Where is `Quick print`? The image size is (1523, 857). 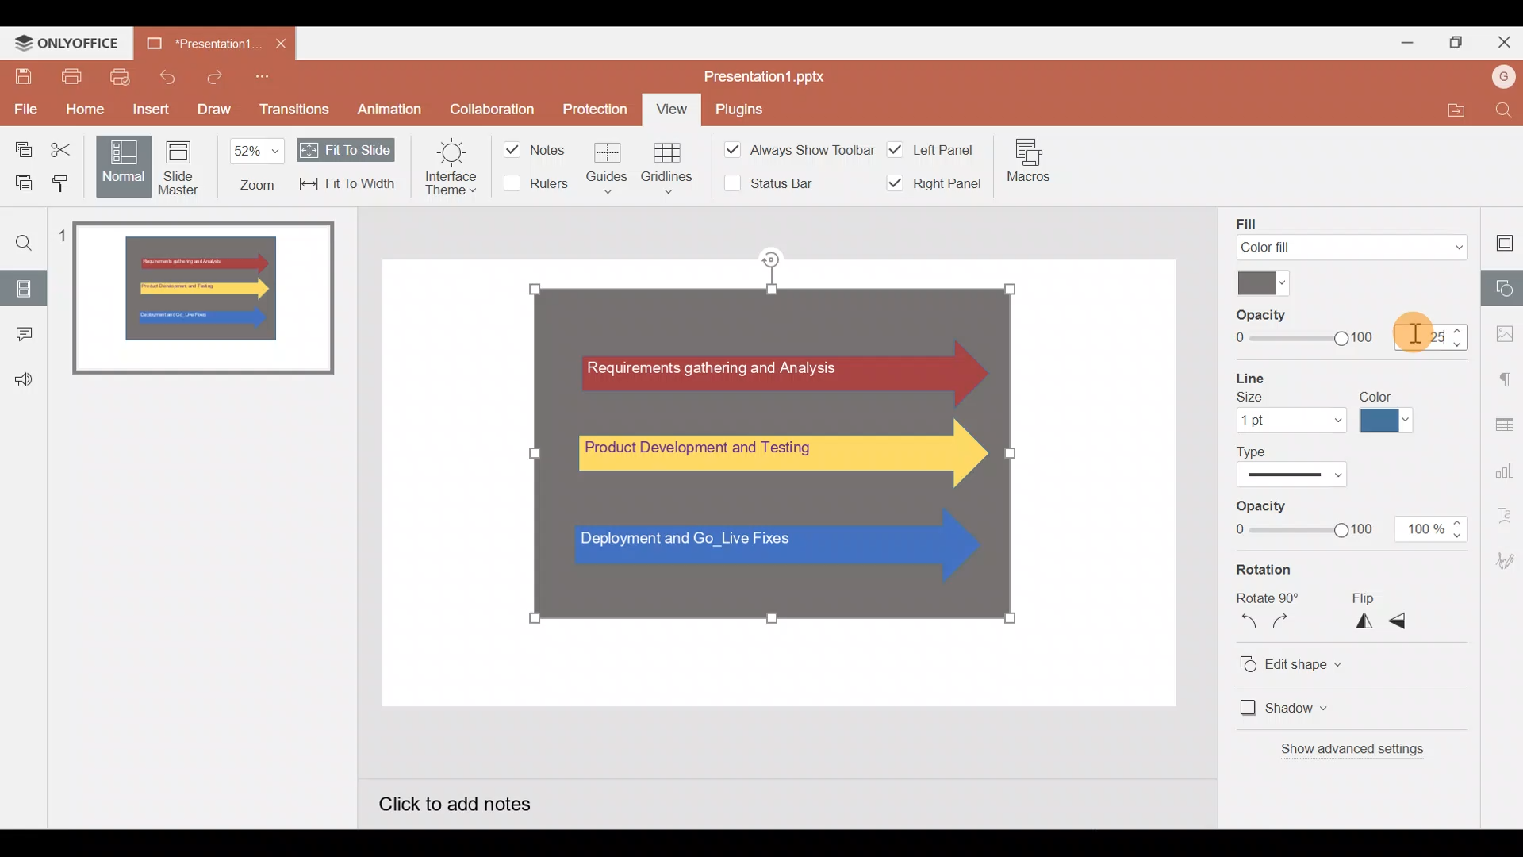
Quick print is located at coordinates (120, 77).